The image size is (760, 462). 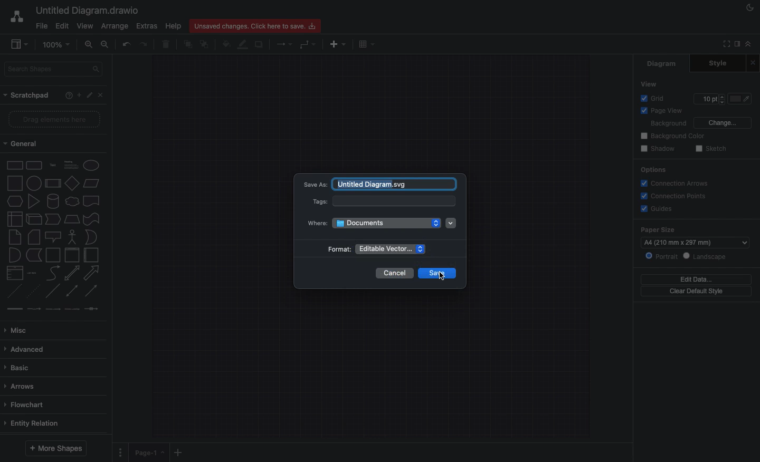 What do you see at coordinates (441, 276) in the screenshot?
I see `Cursor` at bounding box center [441, 276].